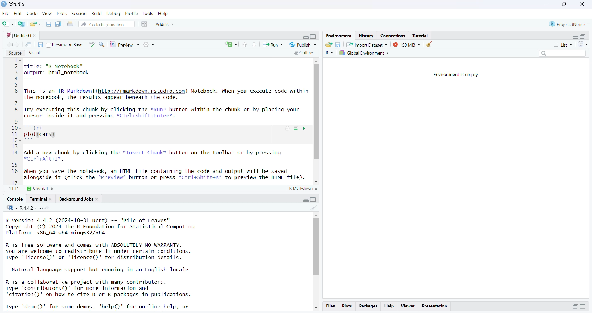 The width and height of the screenshot is (592, 313). What do you see at coordinates (582, 45) in the screenshot?
I see `refresh list` at bounding box center [582, 45].